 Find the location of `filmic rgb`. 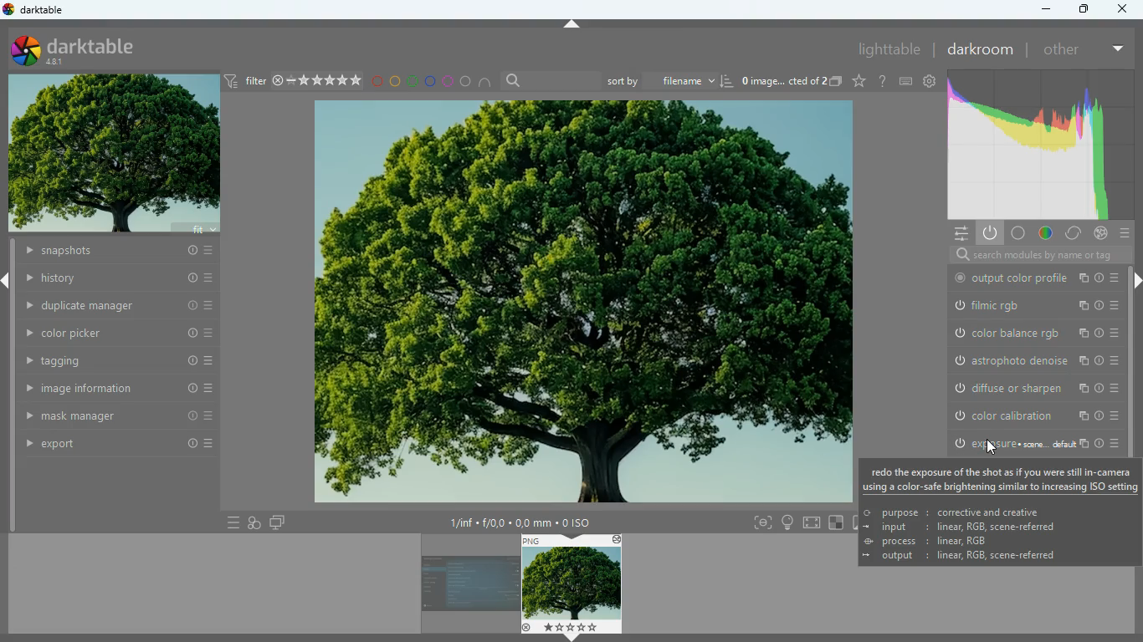

filmic rgb is located at coordinates (1032, 306).